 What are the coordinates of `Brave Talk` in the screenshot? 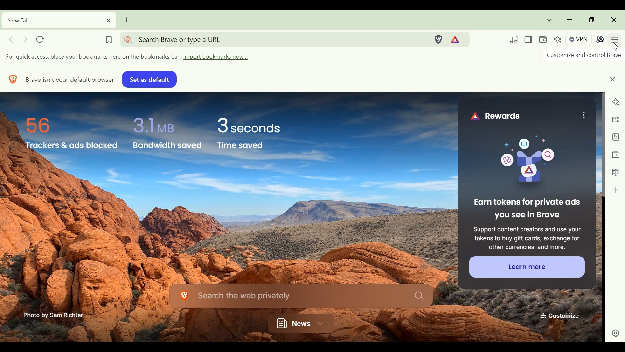 It's located at (614, 119).